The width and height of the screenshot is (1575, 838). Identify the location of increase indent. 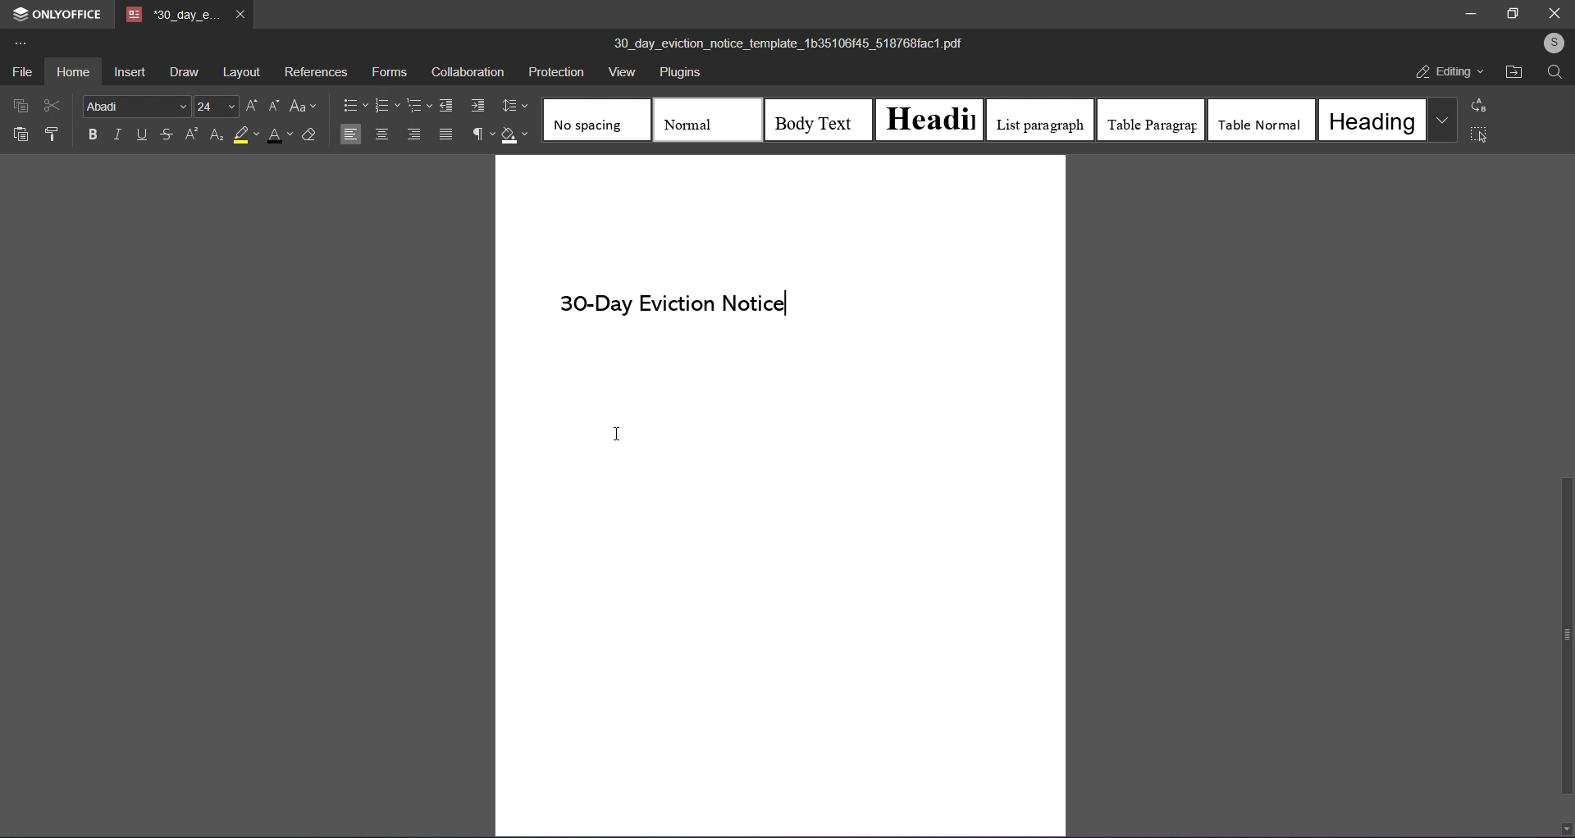
(477, 105).